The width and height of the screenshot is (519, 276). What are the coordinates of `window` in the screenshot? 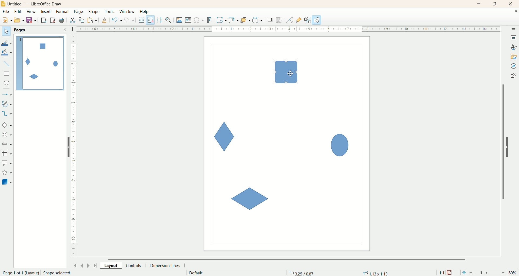 It's located at (128, 12).